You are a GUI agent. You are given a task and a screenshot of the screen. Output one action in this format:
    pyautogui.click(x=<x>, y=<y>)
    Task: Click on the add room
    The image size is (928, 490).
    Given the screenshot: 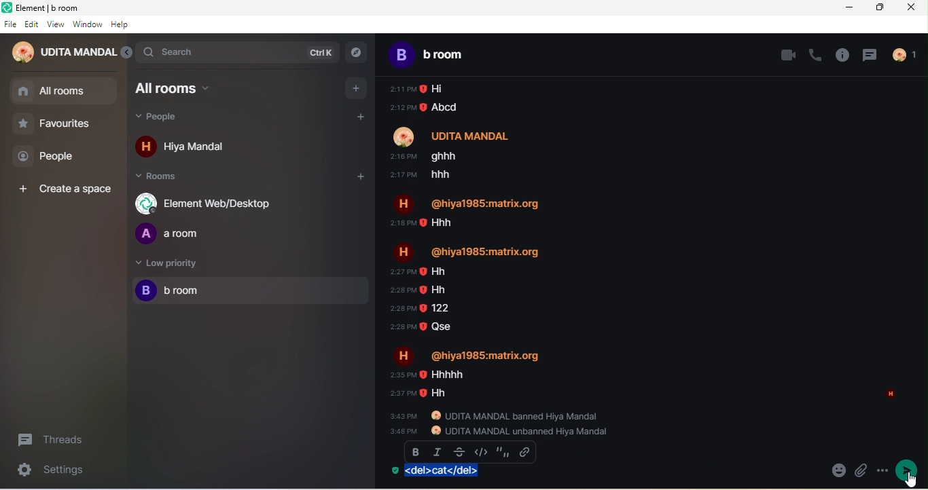 What is the action you would take?
    pyautogui.click(x=353, y=179)
    